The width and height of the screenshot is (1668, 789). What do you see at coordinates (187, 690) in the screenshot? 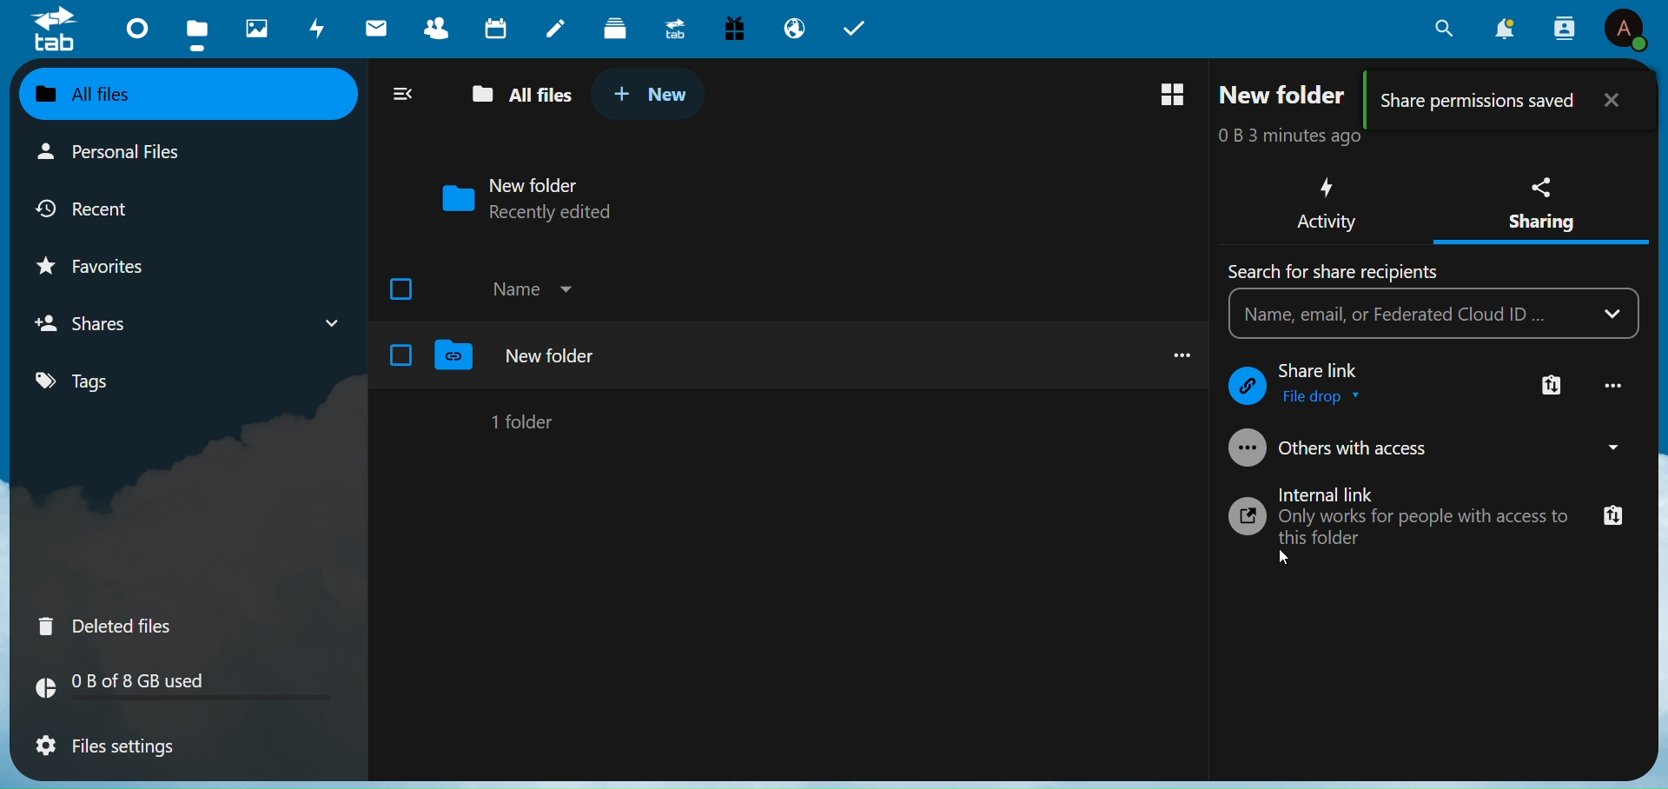
I see `GB Used` at bounding box center [187, 690].